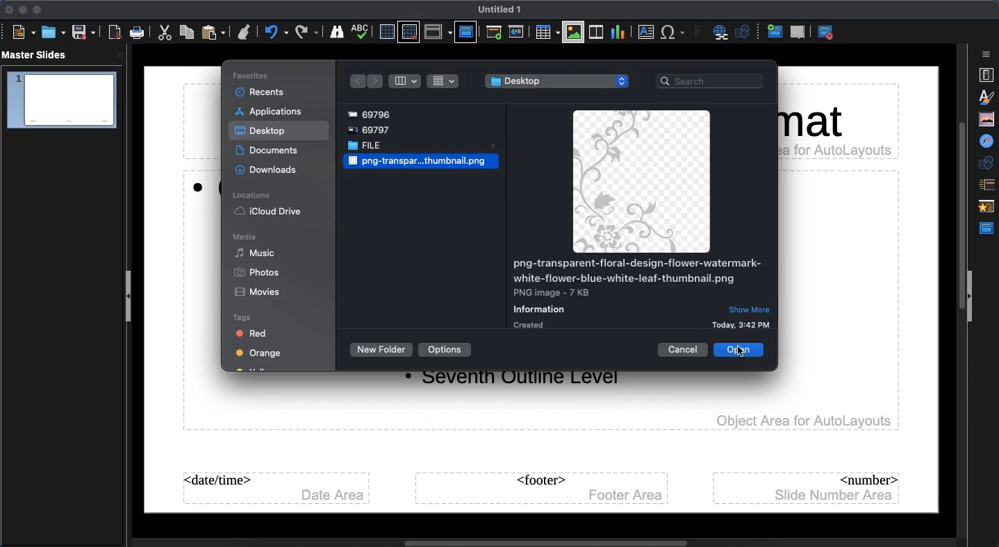 The height and width of the screenshot is (547, 999). Describe the element at coordinates (640, 181) in the screenshot. I see `Image` at that location.